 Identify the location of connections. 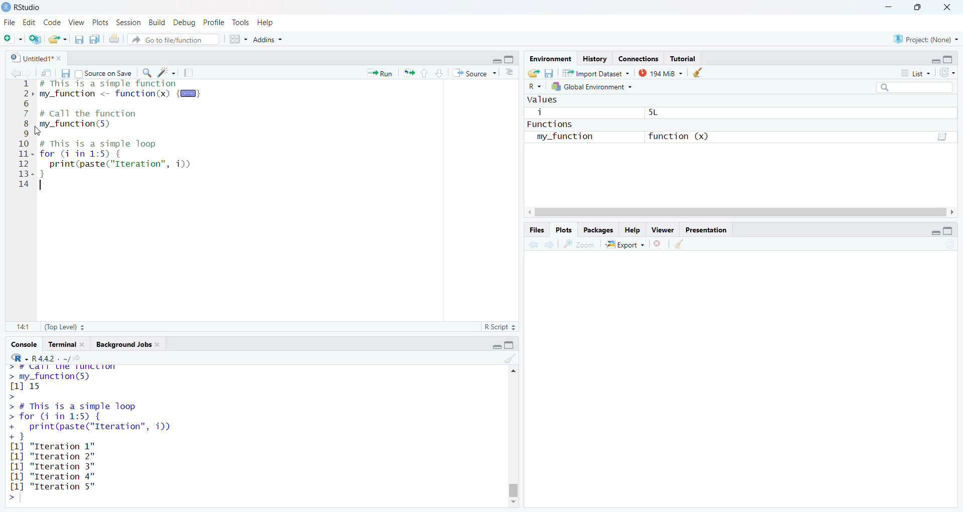
(637, 57).